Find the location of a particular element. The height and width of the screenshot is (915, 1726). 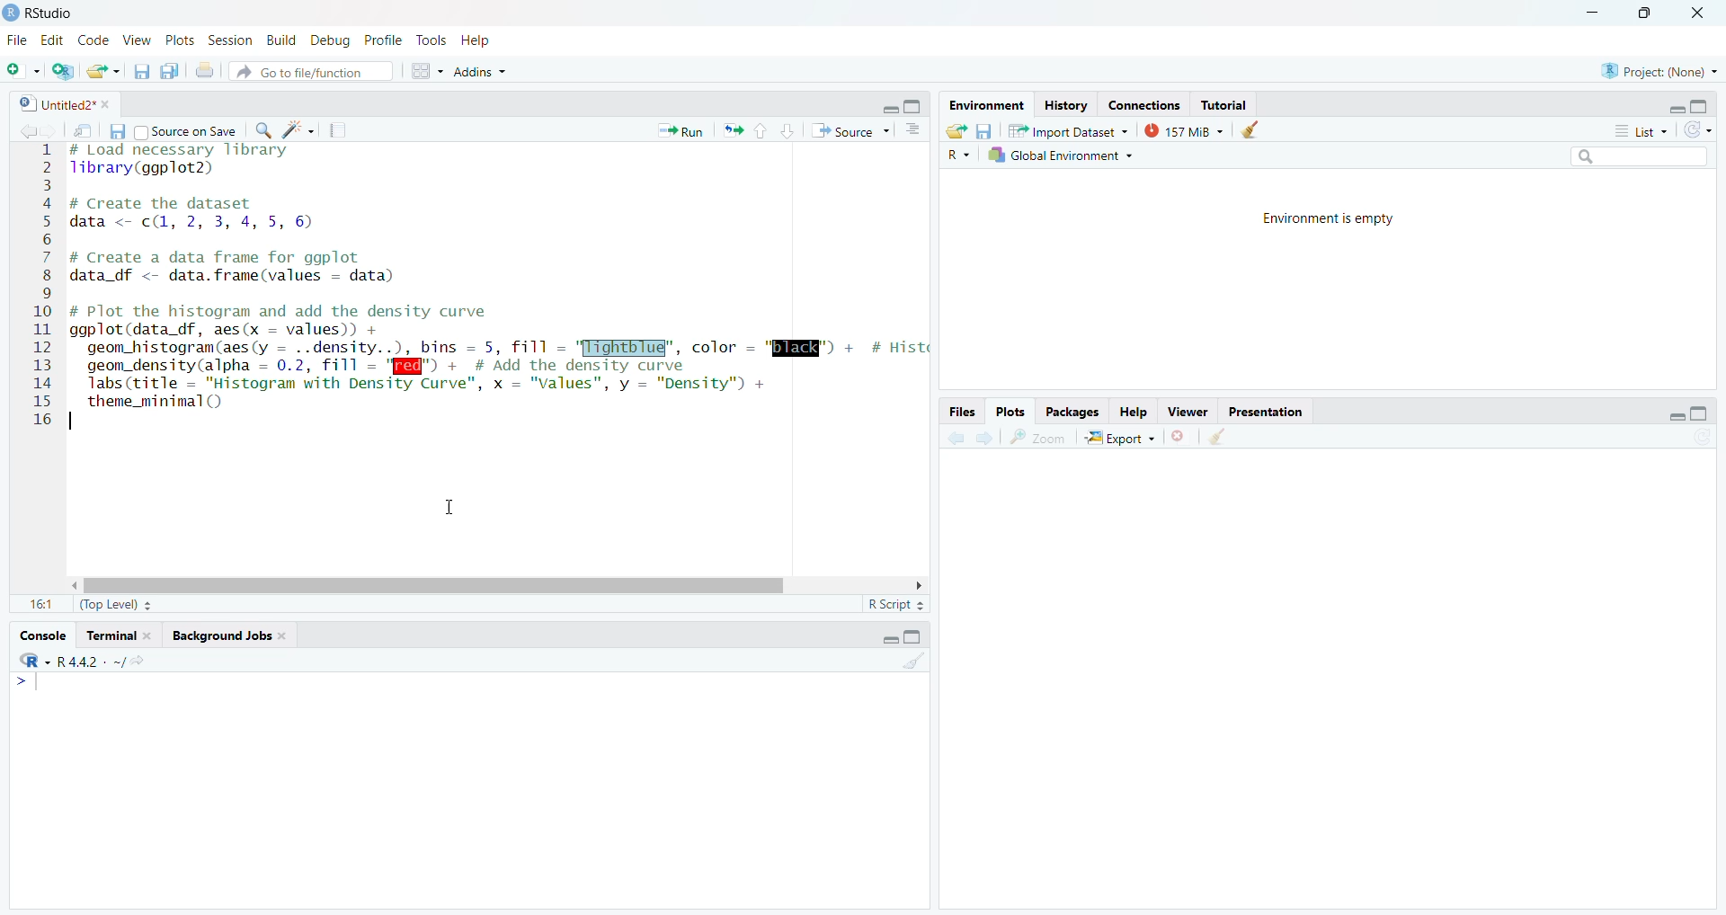

# Create the dataset
data <- c(, 2, 3, 4, 5, 6) is located at coordinates (198, 217).